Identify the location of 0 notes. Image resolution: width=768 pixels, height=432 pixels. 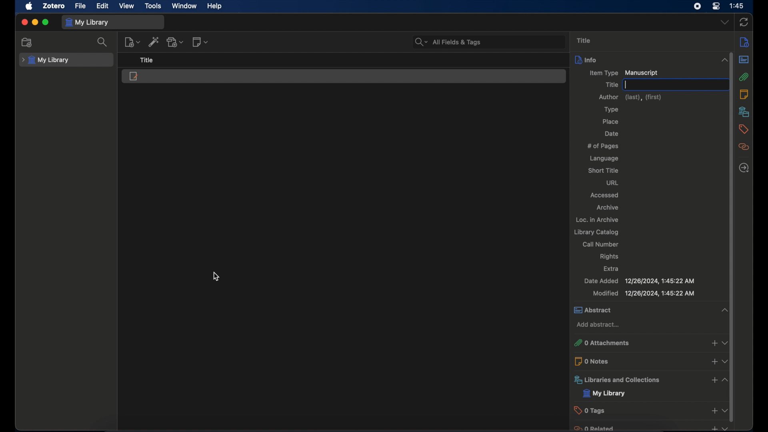
(652, 360).